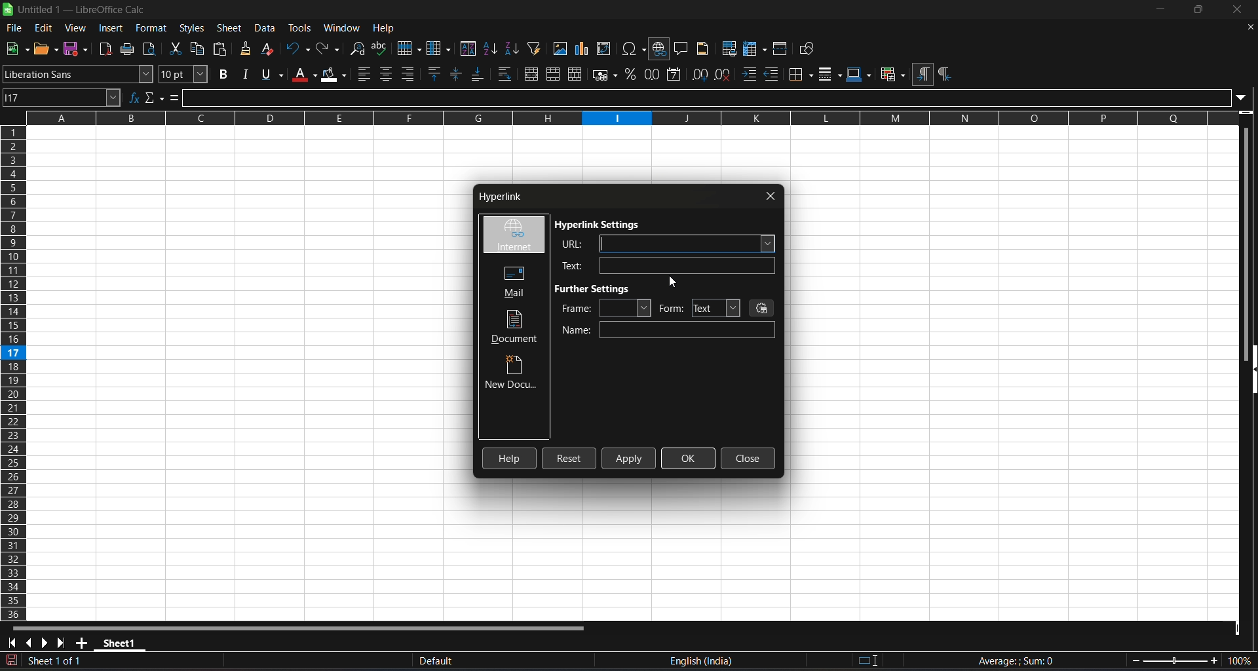 This screenshot has height=671, width=1258. What do you see at coordinates (185, 74) in the screenshot?
I see `font size` at bounding box center [185, 74].